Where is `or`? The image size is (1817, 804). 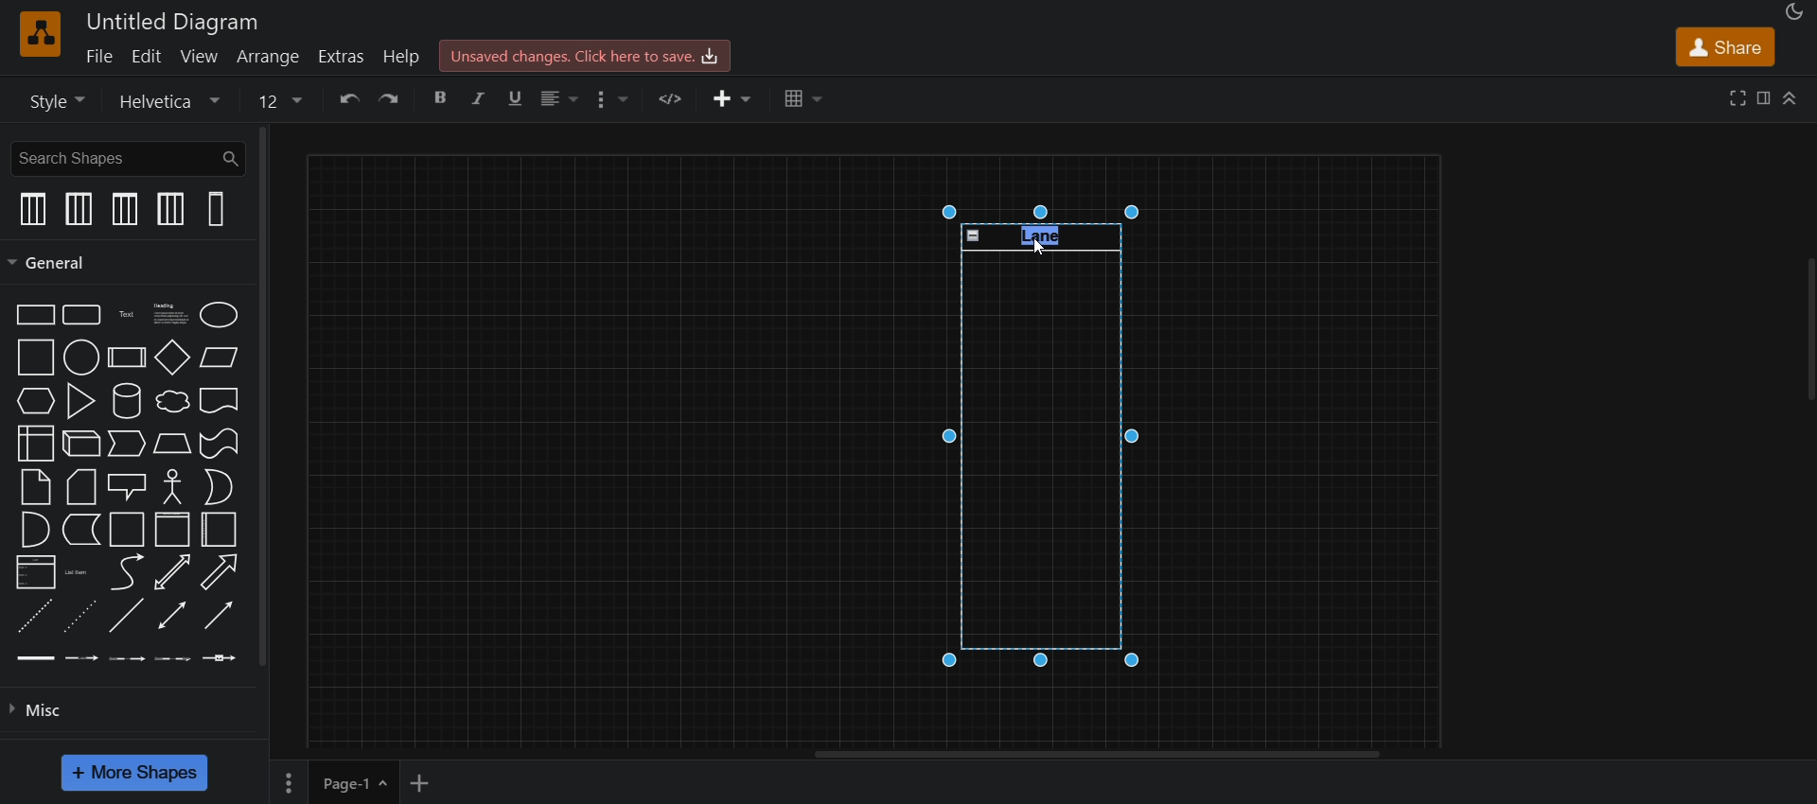
or is located at coordinates (220, 488).